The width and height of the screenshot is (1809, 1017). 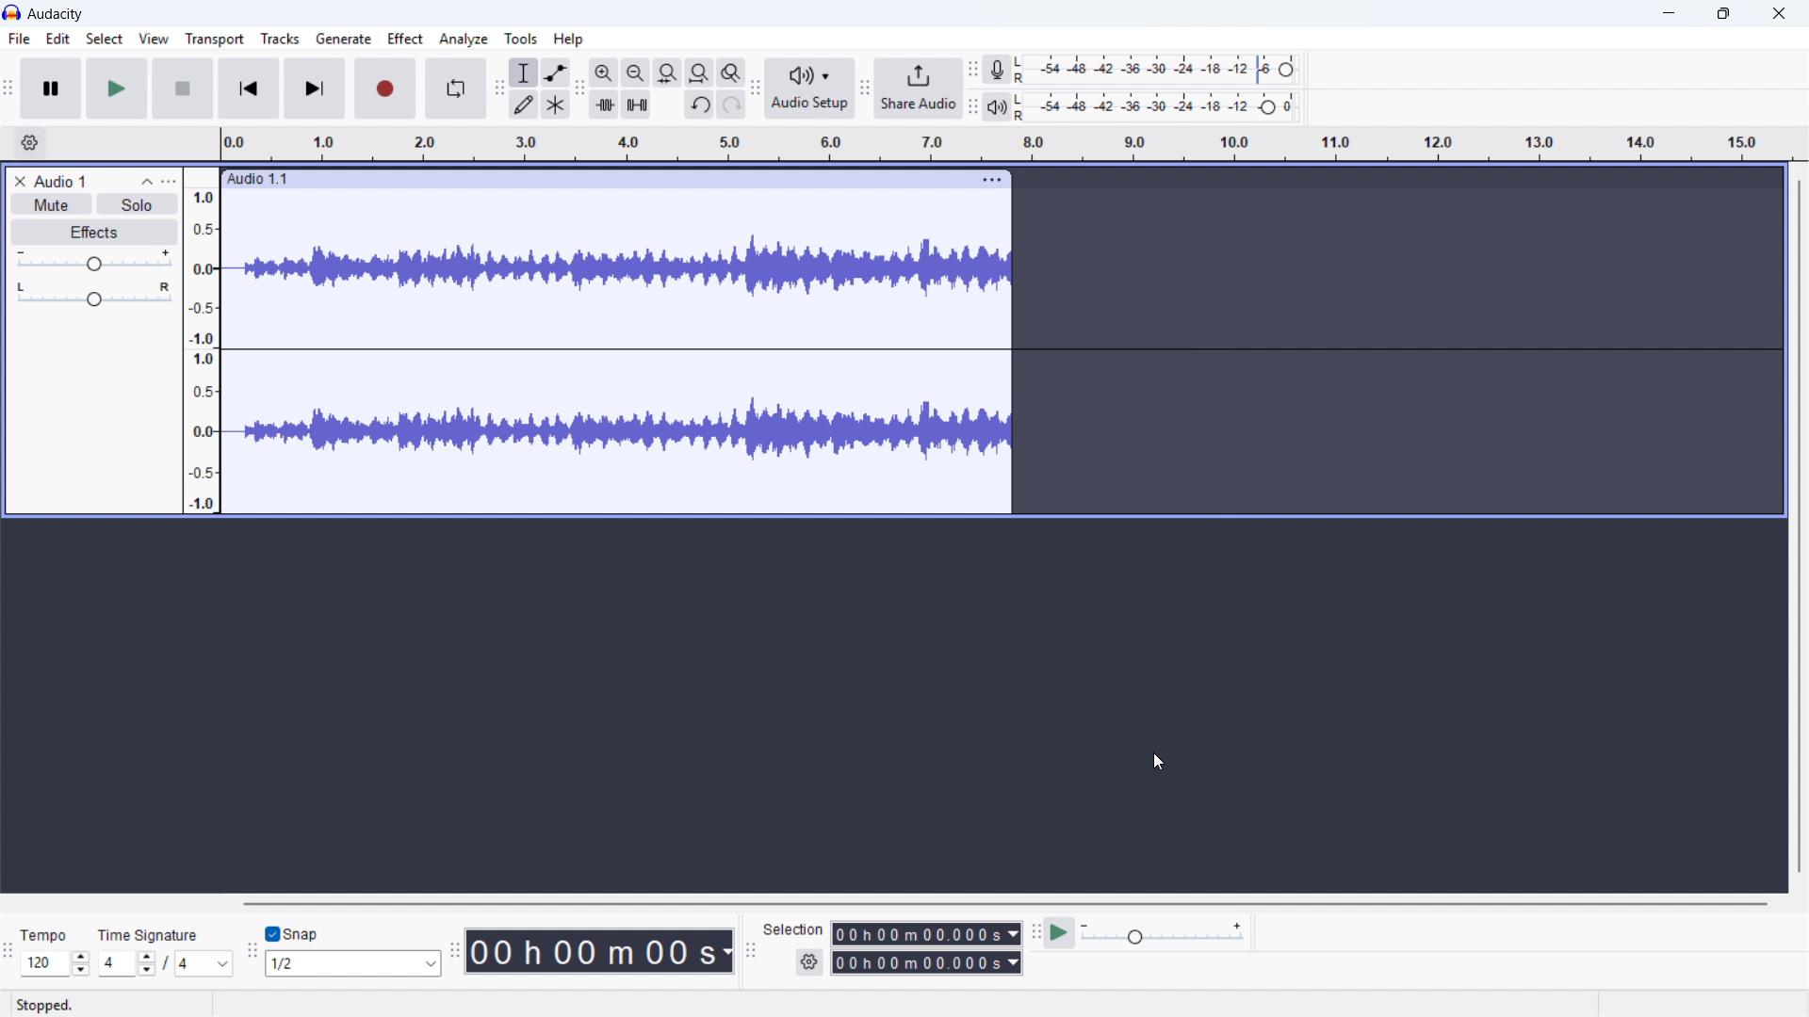 What do you see at coordinates (253, 950) in the screenshot?
I see `Snapping toolbar ` at bounding box center [253, 950].